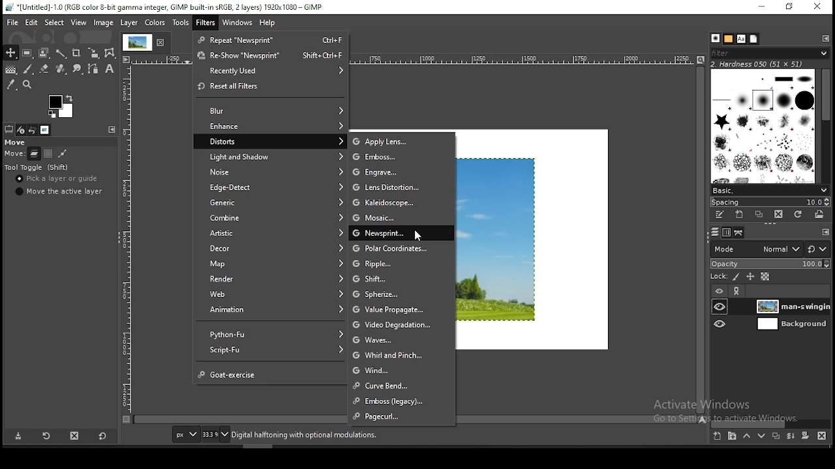  I want to click on create a new layer group, so click(733, 436).